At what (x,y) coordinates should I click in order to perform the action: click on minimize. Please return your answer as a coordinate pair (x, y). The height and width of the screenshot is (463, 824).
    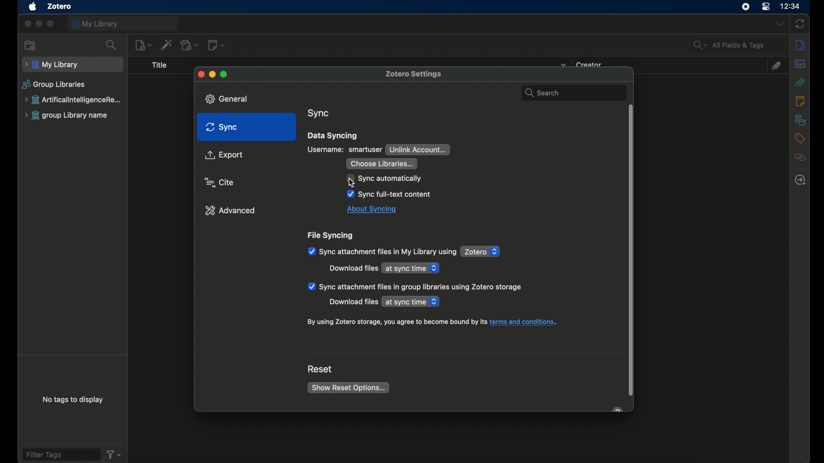
    Looking at the image, I should click on (212, 75).